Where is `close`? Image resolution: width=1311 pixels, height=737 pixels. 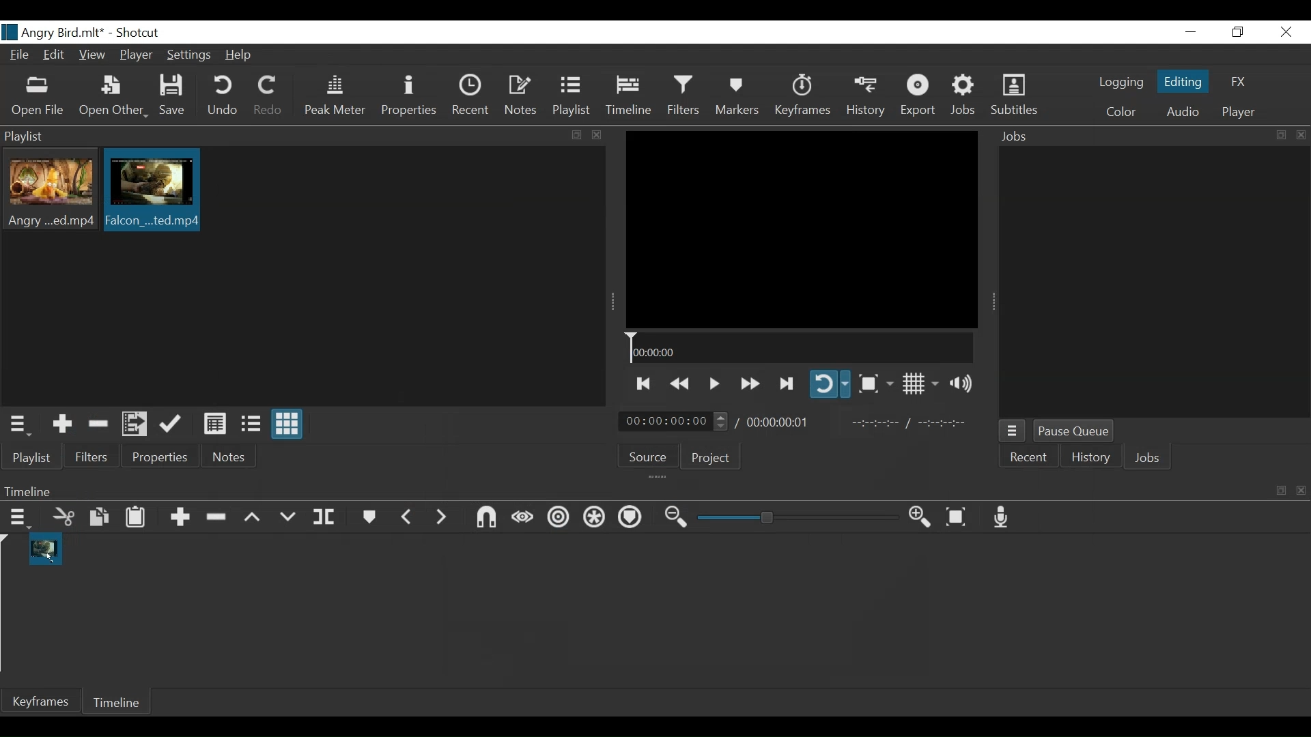 close is located at coordinates (1301, 135).